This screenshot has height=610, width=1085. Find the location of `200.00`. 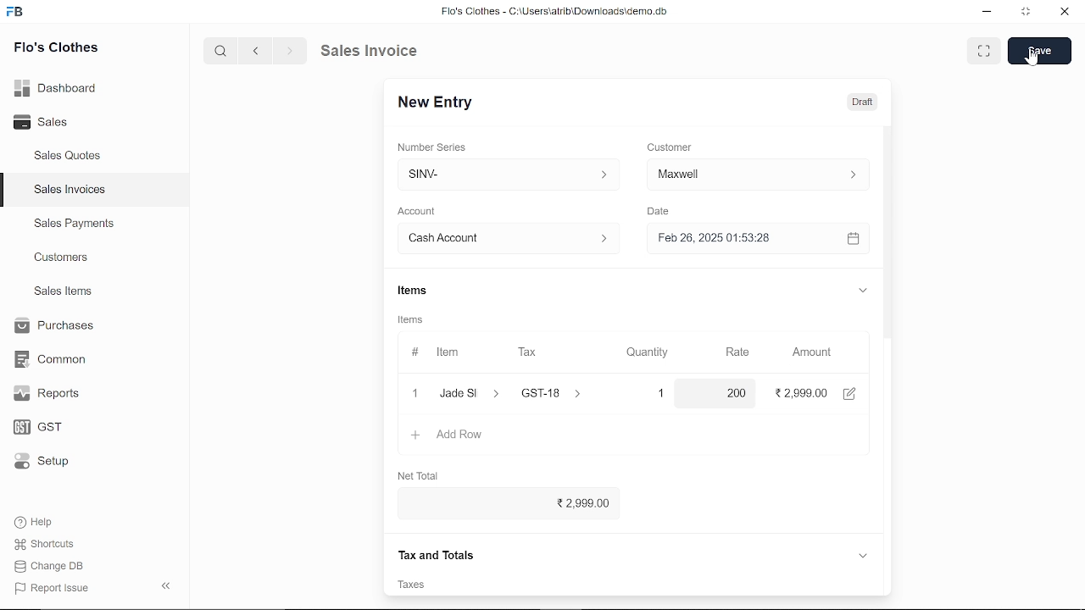

200.00 is located at coordinates (718, 393).